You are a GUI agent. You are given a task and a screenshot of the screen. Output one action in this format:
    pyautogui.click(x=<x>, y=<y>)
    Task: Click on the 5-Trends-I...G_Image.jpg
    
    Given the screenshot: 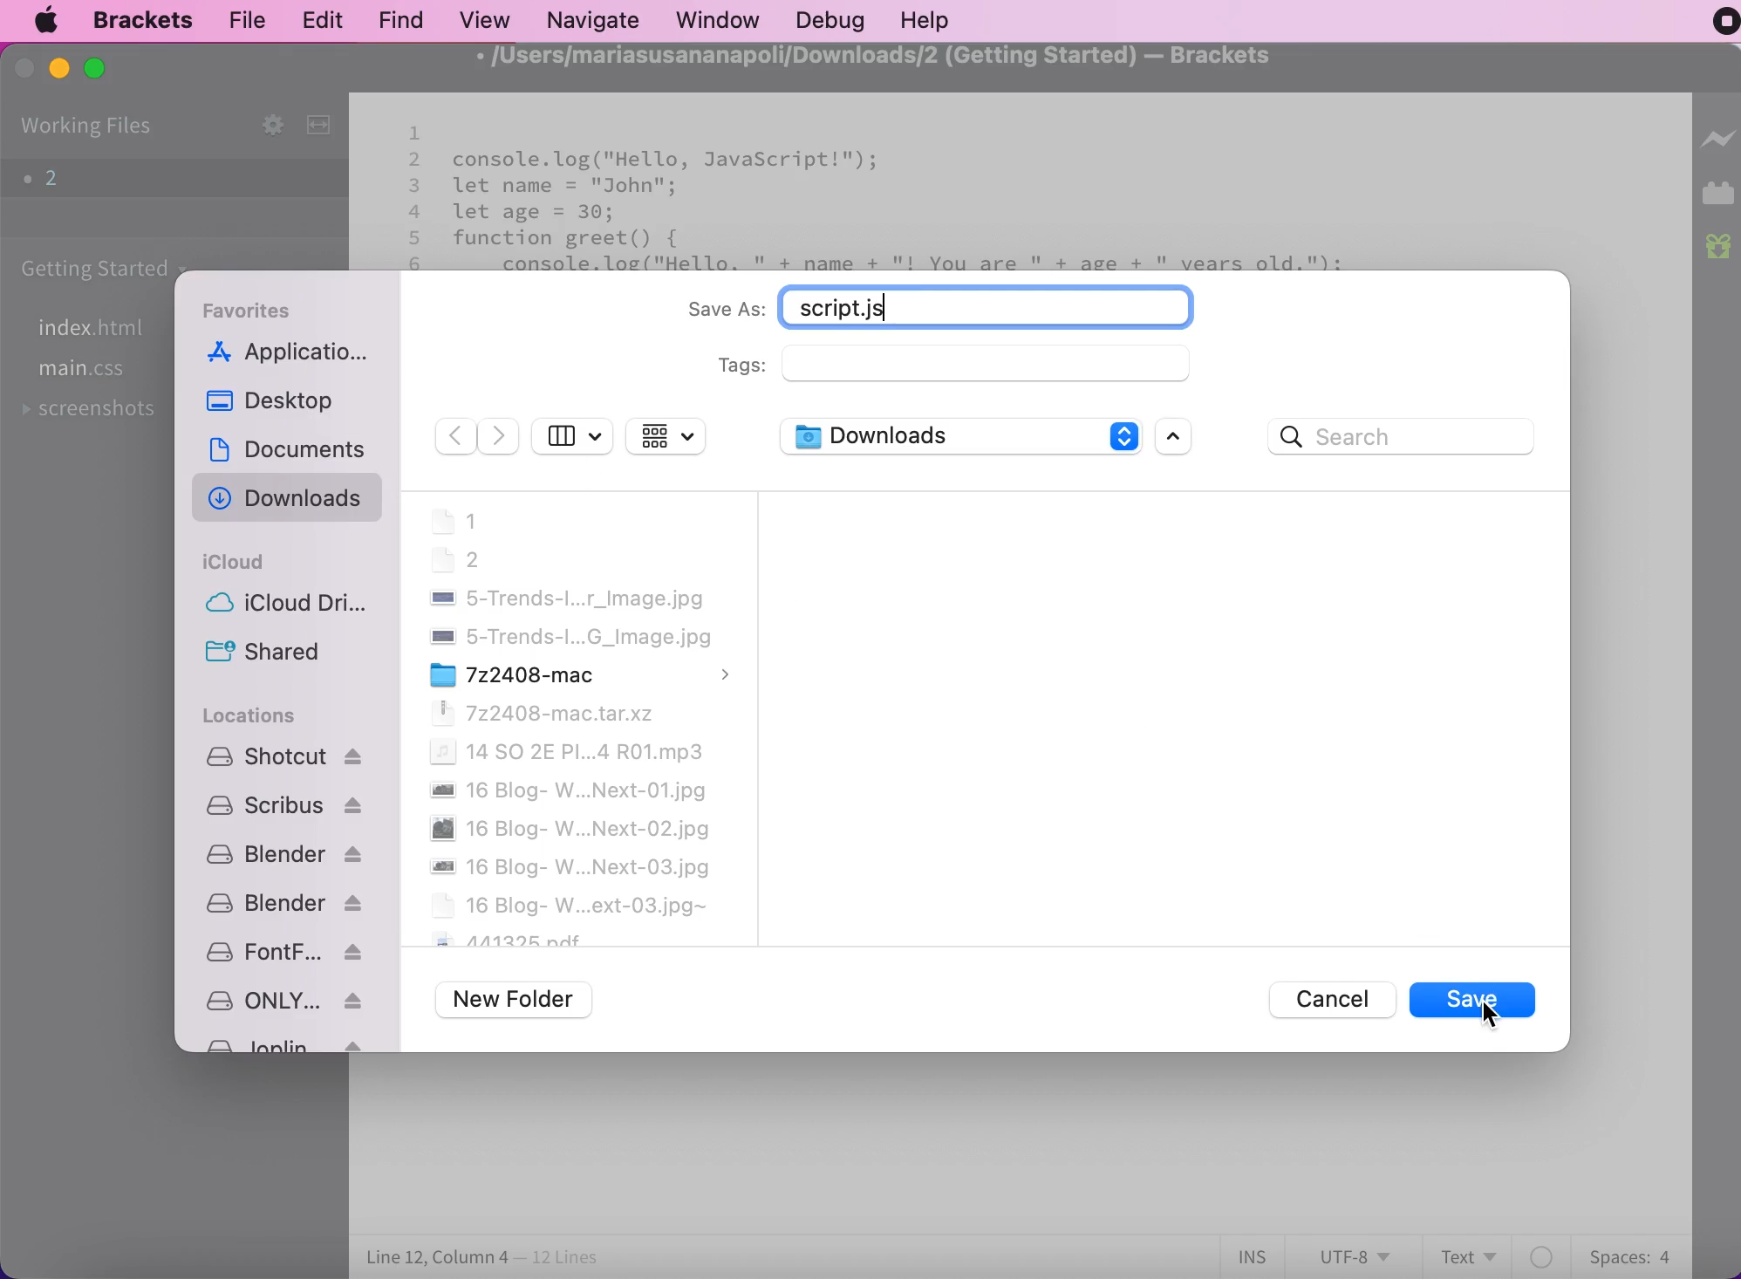 What is the action you would take?
    pyautogui.click(x=569, y=637)
    